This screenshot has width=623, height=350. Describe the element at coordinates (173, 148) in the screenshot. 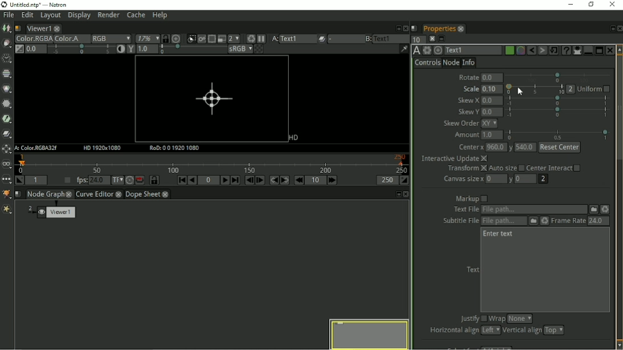

I see `RoD` at that location.